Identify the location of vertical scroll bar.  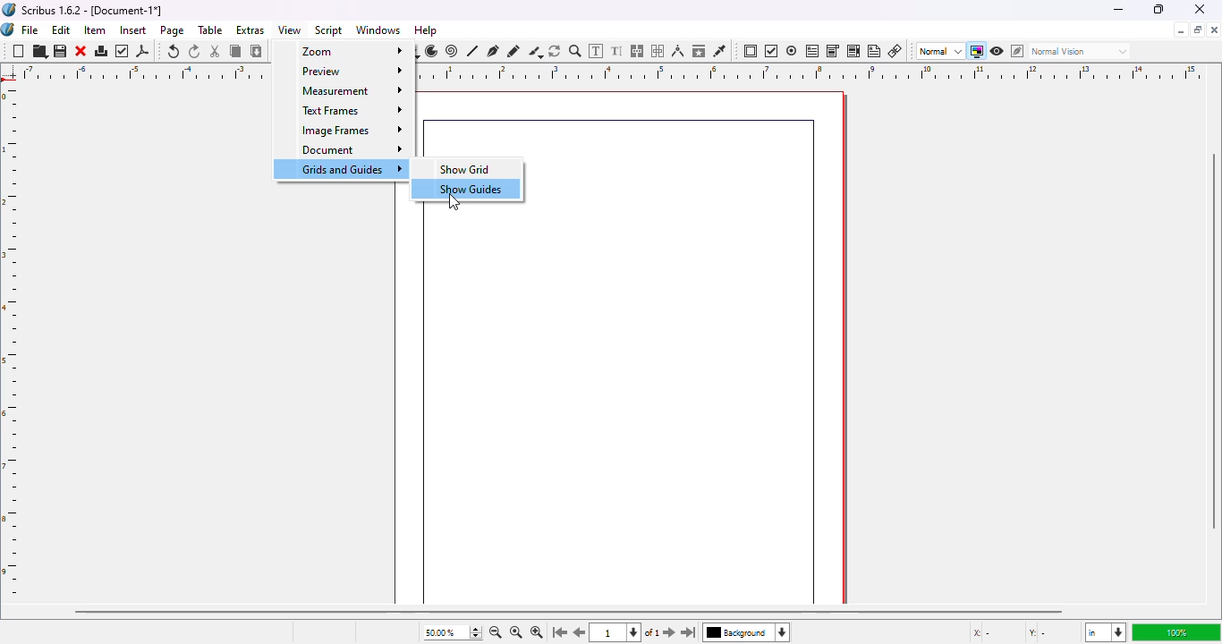
(1214, 343).